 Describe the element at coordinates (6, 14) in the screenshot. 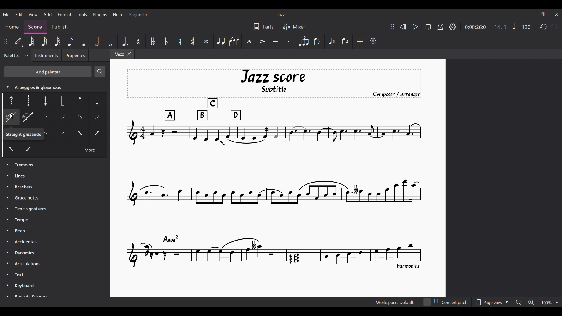

I see `File menu` at that location.